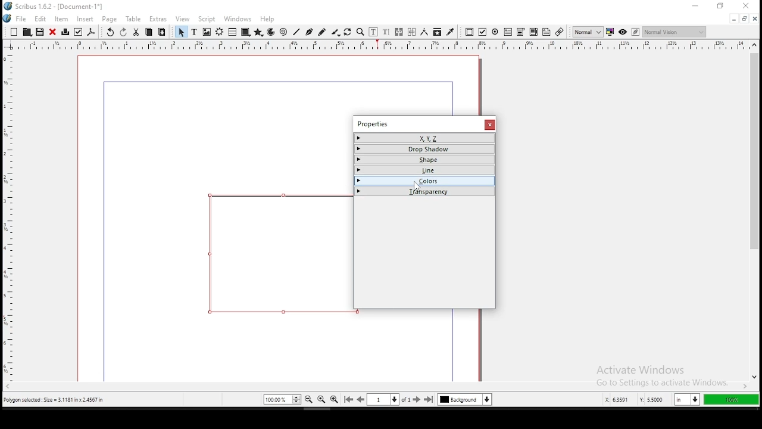 This screenshot has height=429, width=762. I want to click on polygon selected size= 3.1181 inch x 2.4567 in, so click(56, 399).